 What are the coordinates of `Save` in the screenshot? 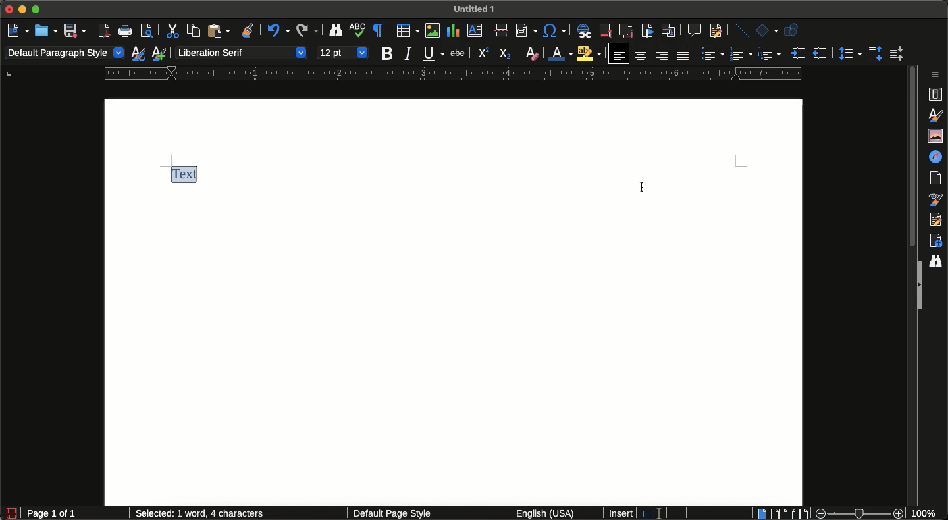 It's located at (74, 30).